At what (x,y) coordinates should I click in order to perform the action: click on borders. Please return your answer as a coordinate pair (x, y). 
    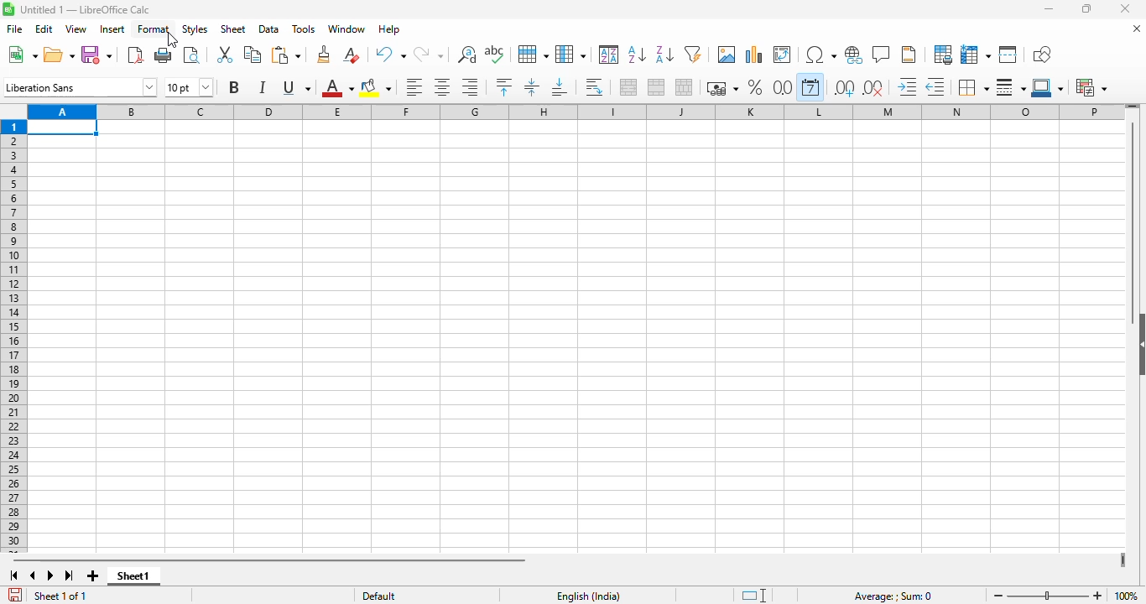
    Looking at the image, I should click on (972, 87).